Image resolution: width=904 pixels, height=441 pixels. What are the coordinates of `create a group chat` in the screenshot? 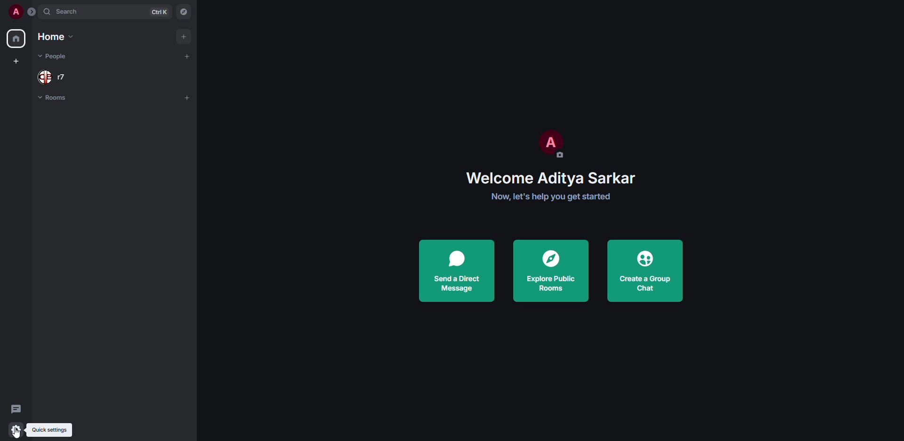 It's located at (645, 270).